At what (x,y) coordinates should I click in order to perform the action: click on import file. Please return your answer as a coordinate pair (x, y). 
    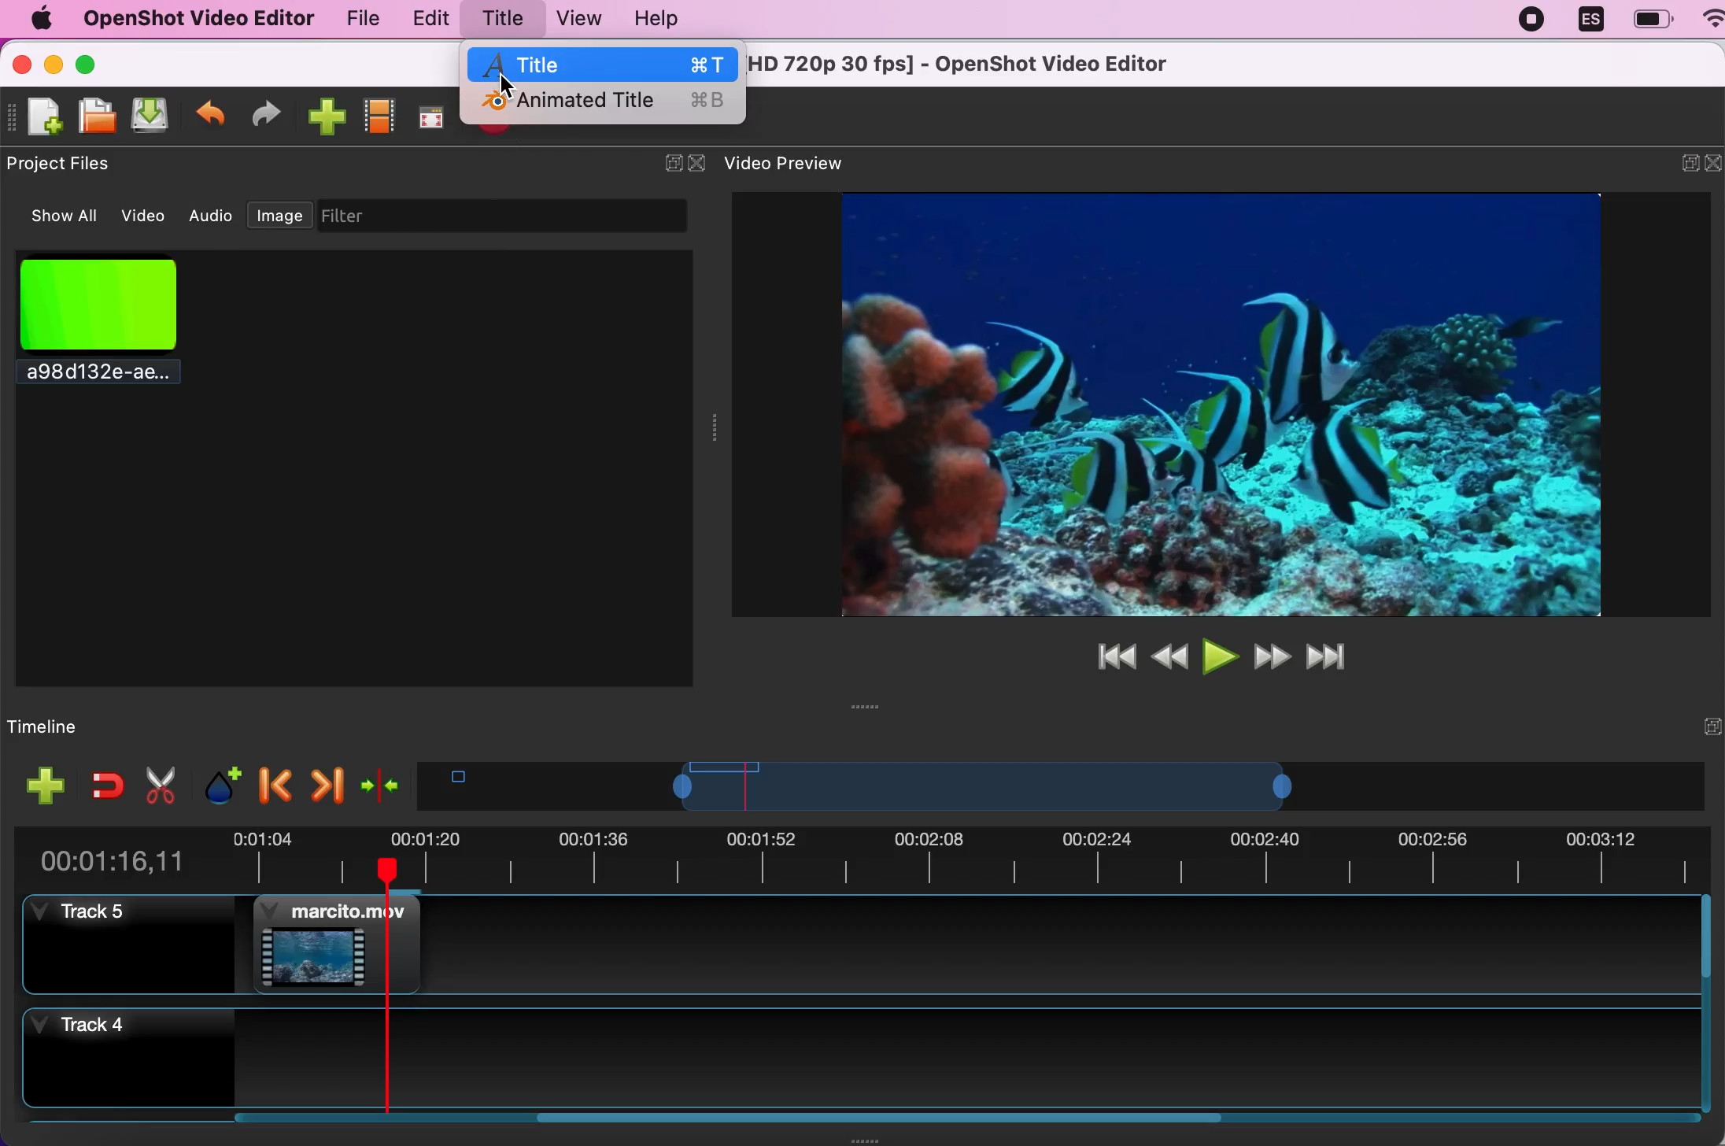
    Looking at the image, I should click on (327, 116).